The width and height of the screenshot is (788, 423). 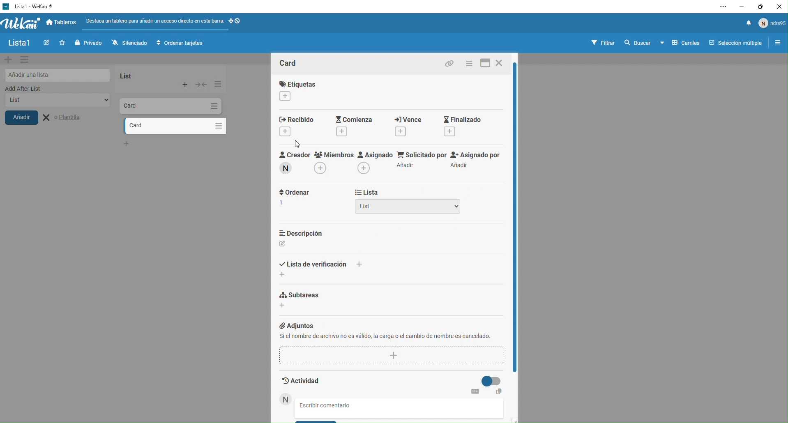 What do you see at coordinates (201, 84) in the screenshot?
I see `Expand` at bounding box center [201, 84].